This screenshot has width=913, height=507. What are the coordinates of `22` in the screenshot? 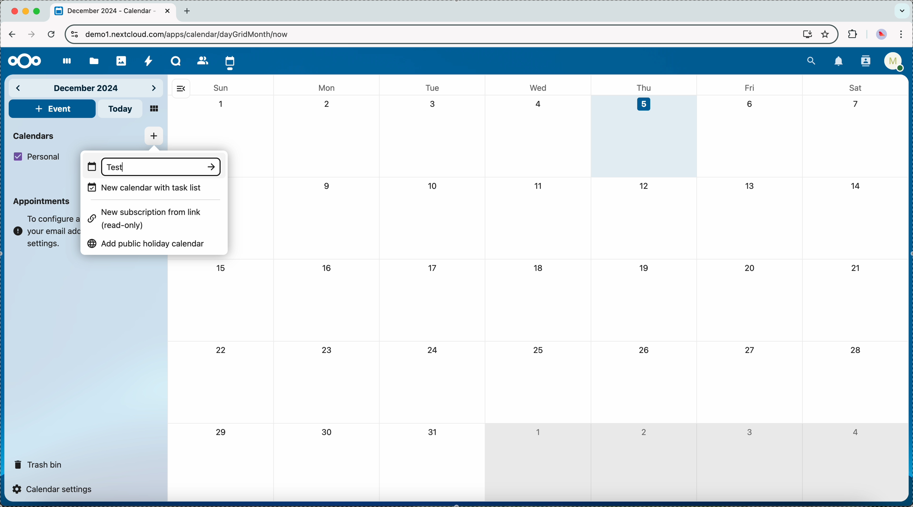 It's located at (222, 351).